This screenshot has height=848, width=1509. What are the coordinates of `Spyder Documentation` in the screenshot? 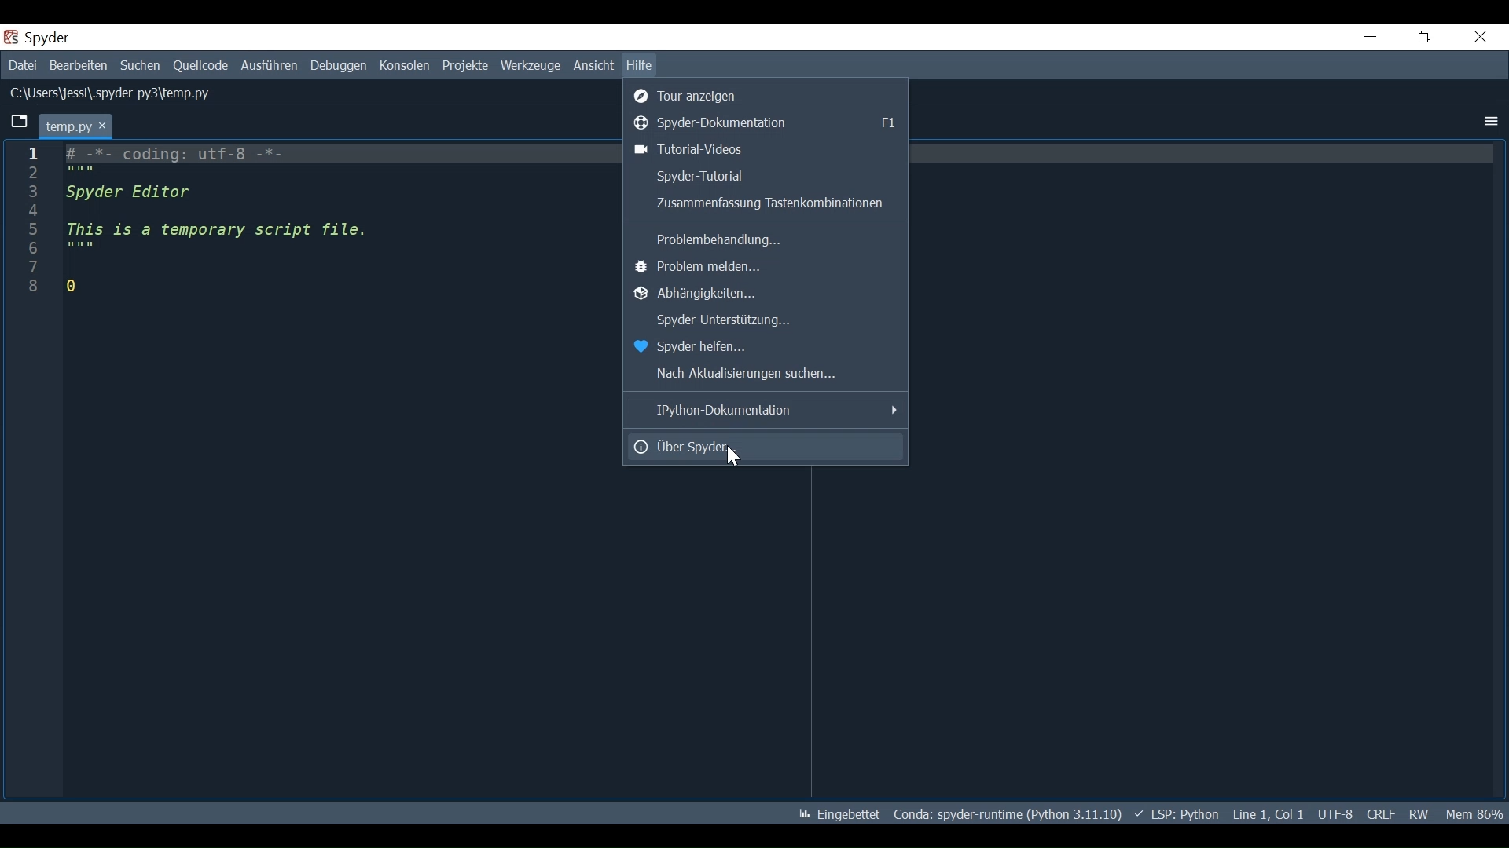 It's located at (765, 123).